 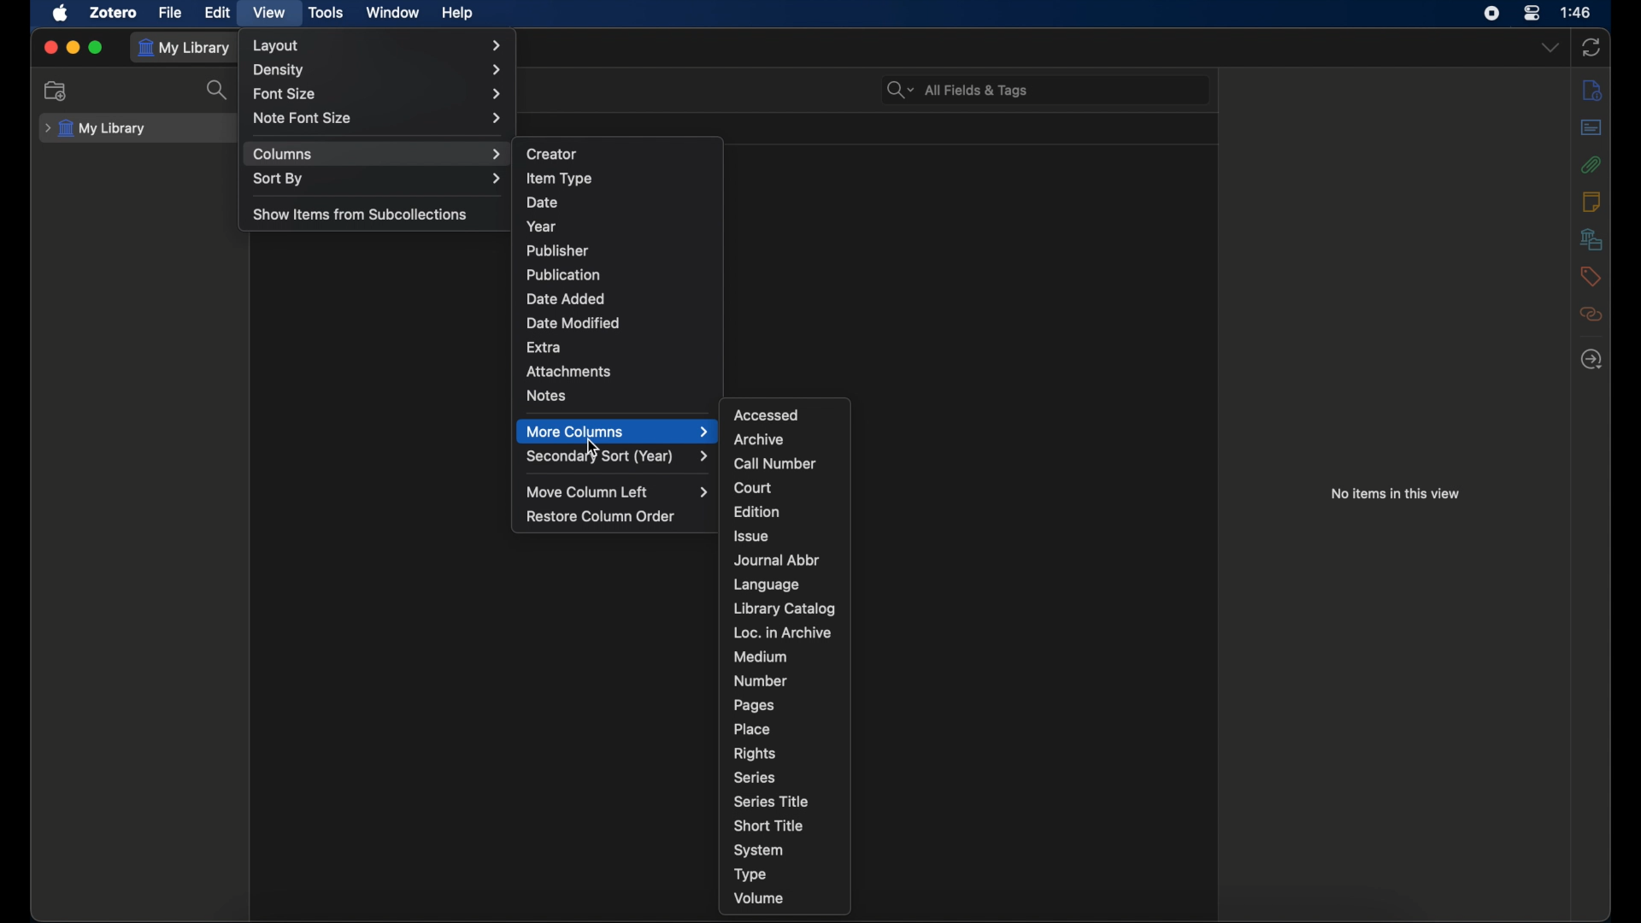 What do you see at coordinates (1576, 11) in the screenshot?
I see `time (1:48)` at bounding box center [1576, 11].